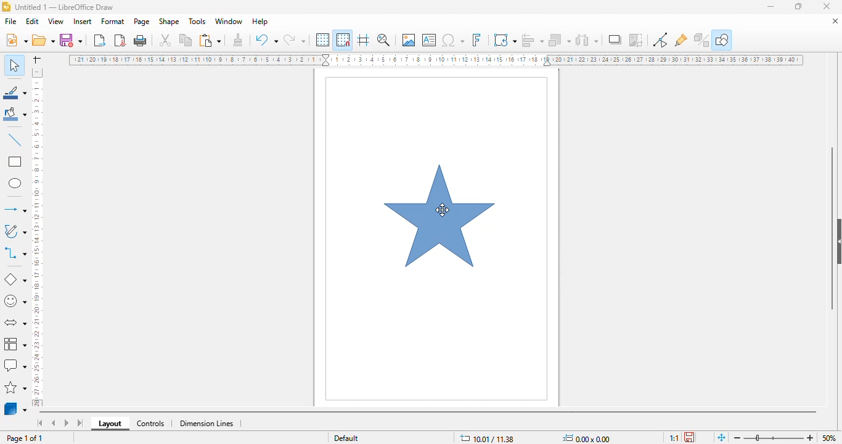 This screenshot has height=444, width=842. Describe the element at coordinates (15, 254) in the screenshot. I see `connector` at that location.